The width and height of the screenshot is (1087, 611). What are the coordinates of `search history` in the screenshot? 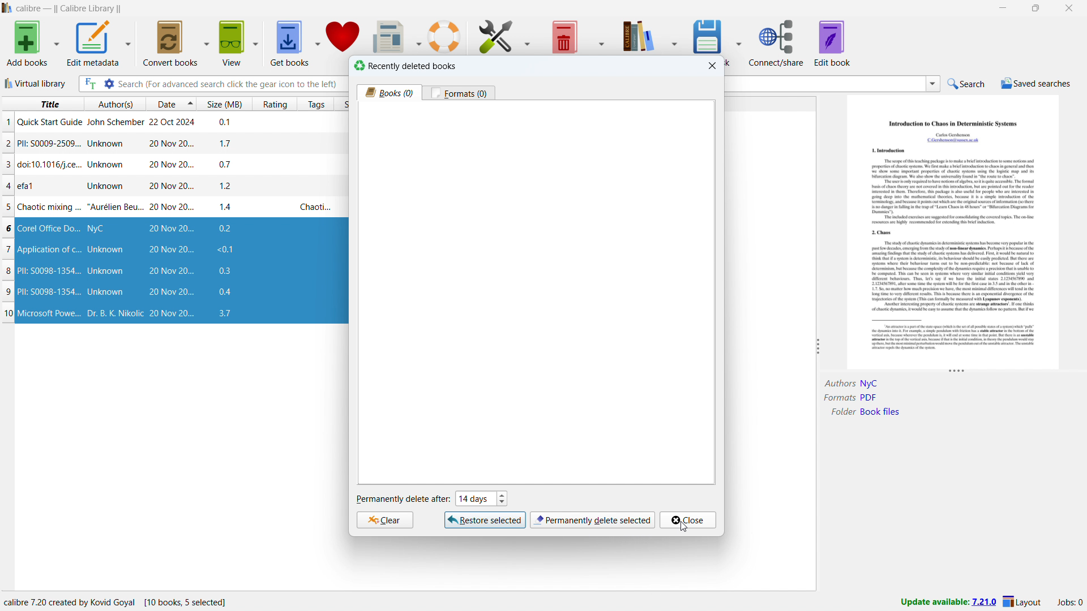 It's located at (933, 84).